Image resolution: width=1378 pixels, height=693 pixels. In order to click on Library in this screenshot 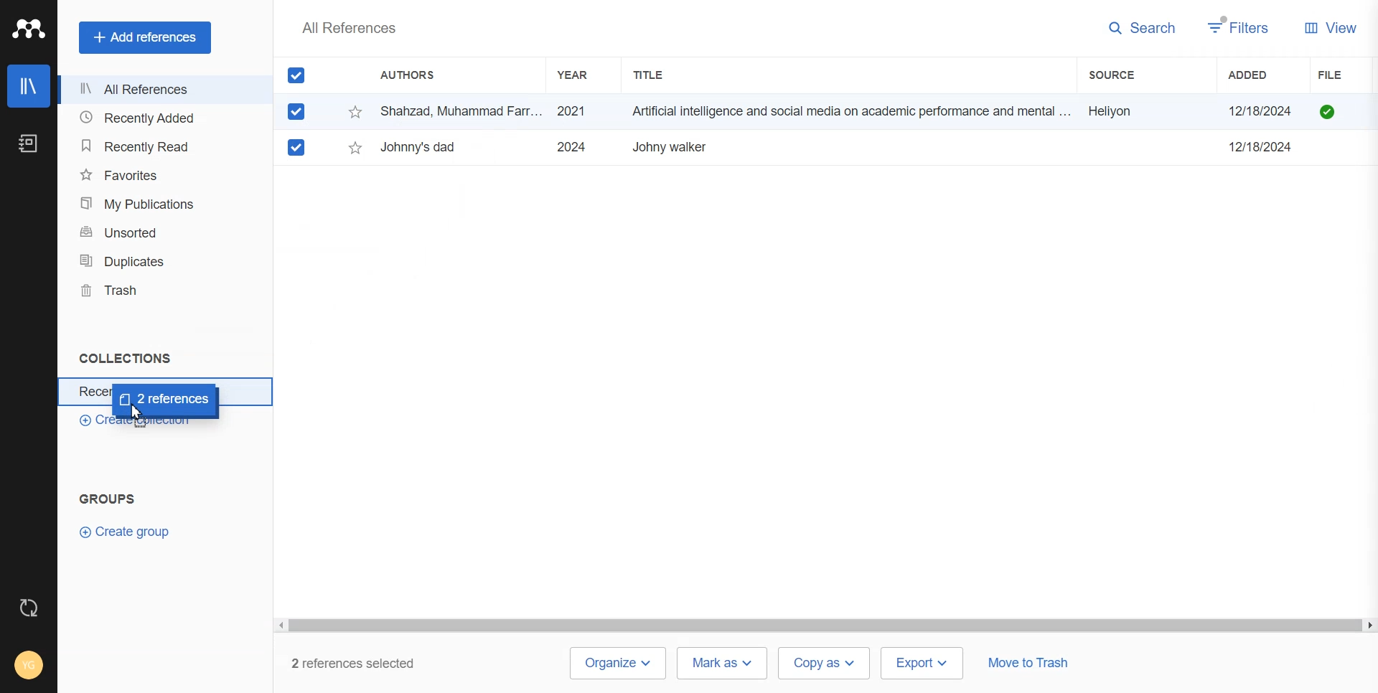, I will do `click(28, 86)`.